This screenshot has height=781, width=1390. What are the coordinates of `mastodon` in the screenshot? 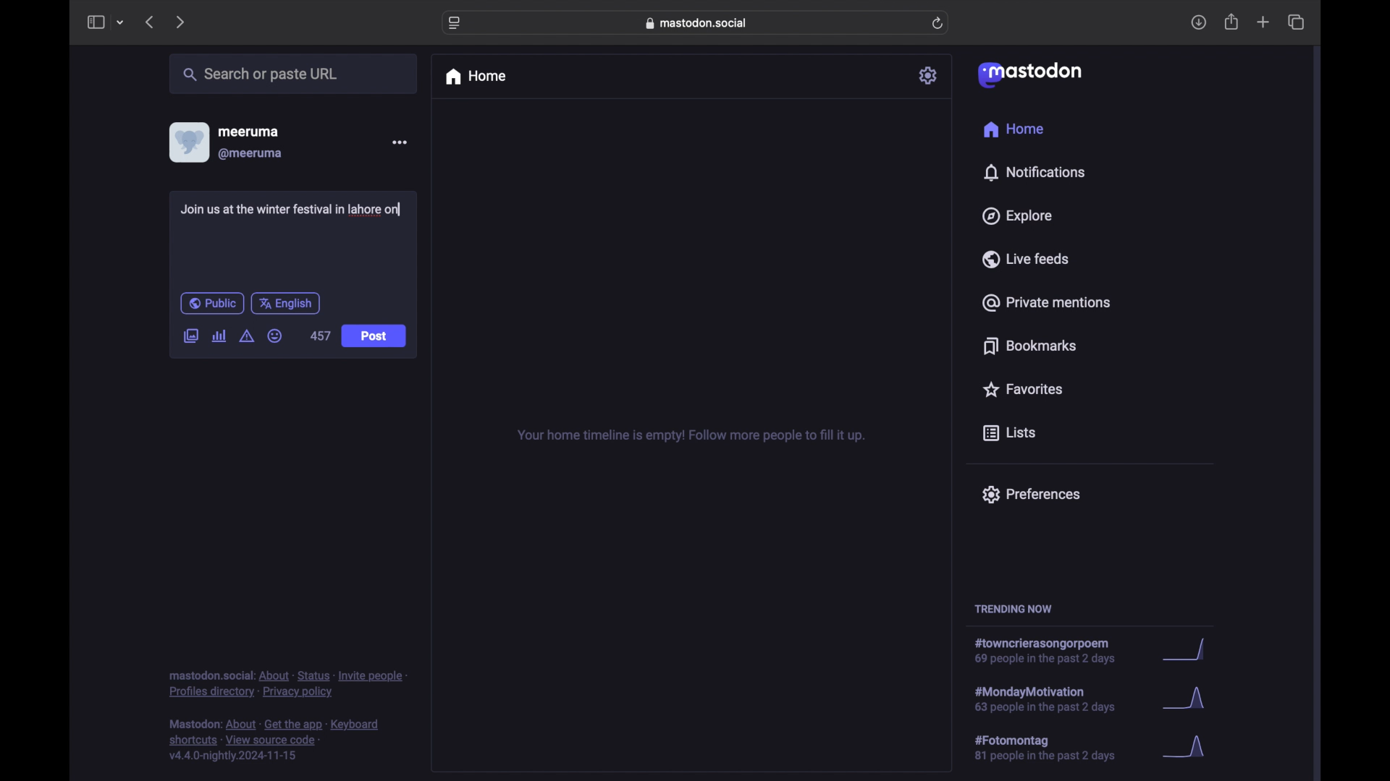 It's located at (1028, 74).